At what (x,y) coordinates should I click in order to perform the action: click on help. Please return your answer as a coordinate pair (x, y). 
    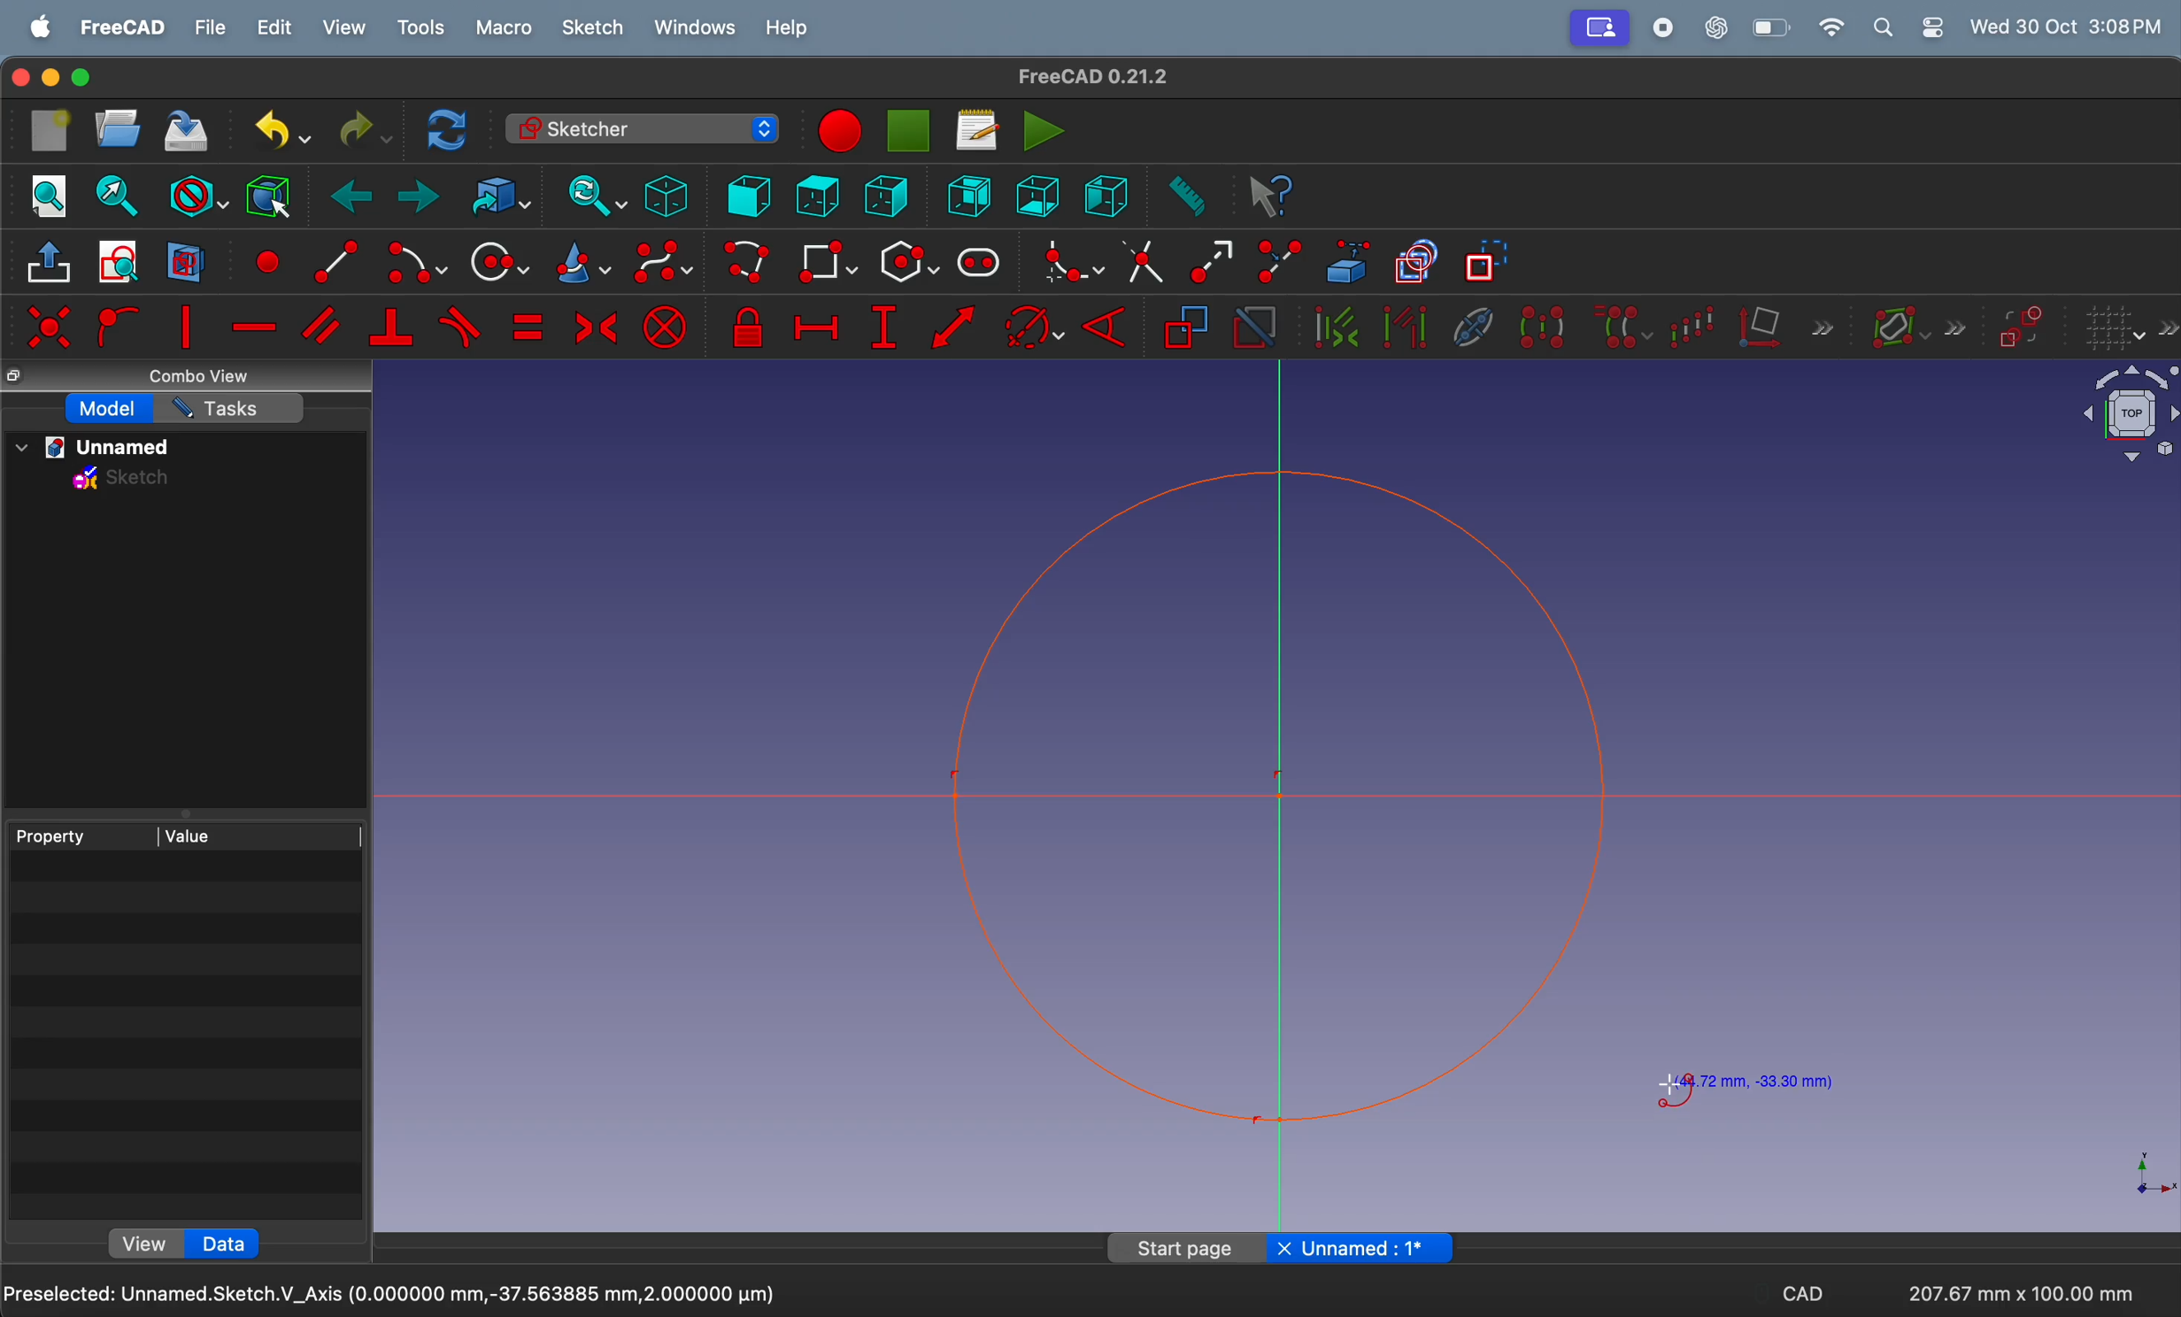
    Looking at the image, I should click on (787, 31).